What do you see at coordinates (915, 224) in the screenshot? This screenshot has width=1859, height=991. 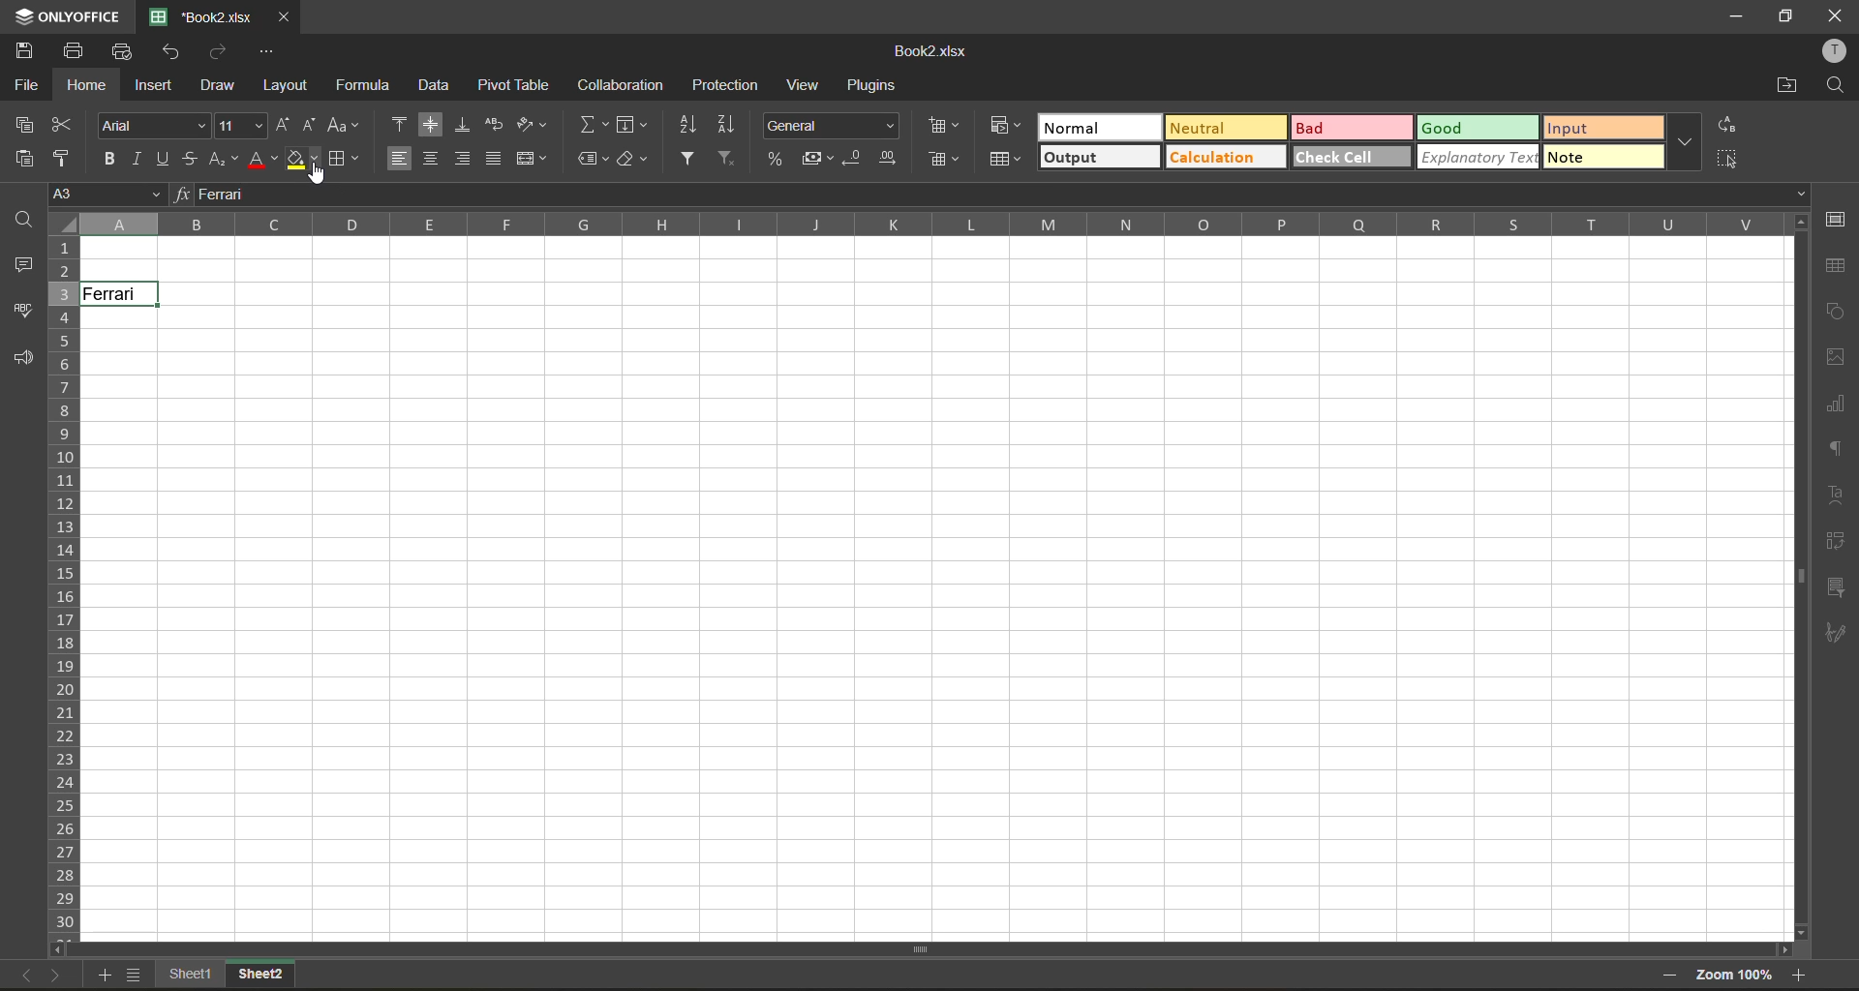 I see `column names` at bounding box center [915, 224].